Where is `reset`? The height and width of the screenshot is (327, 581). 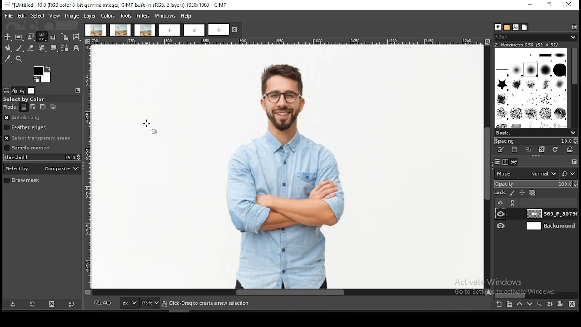 reset is located at coordinates (569, 173).